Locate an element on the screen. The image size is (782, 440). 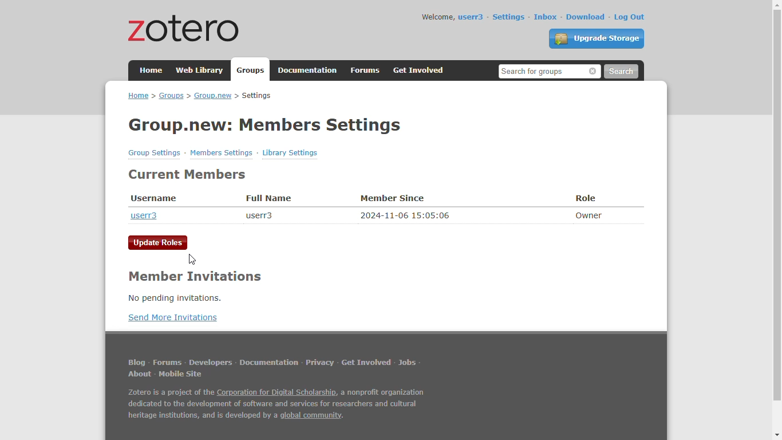
userr3 is located at coordinates (471, 17).